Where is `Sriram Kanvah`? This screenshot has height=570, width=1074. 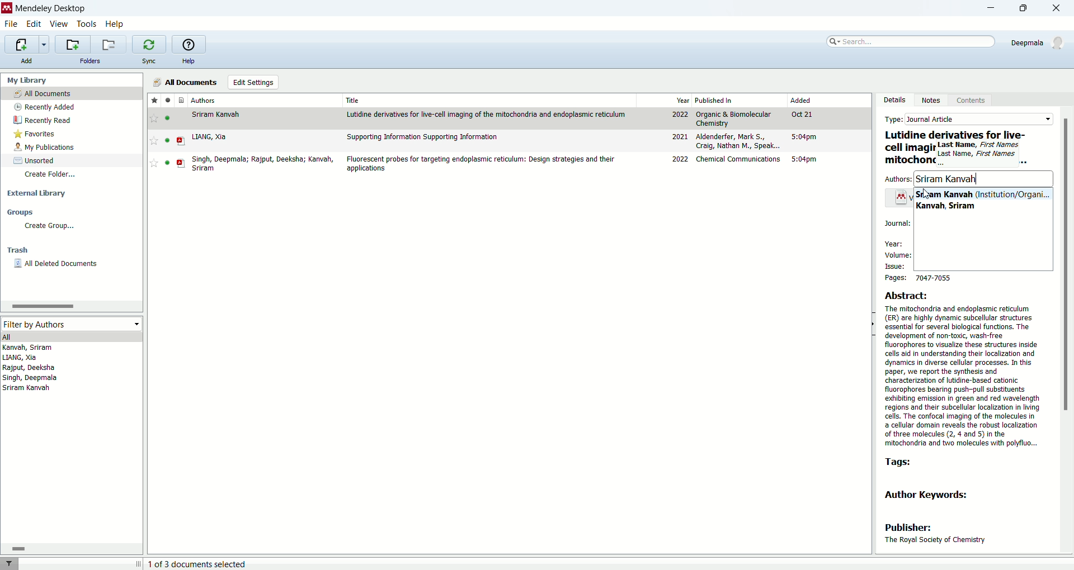 Sriram Kanvah is located at coordinates (984, 178).